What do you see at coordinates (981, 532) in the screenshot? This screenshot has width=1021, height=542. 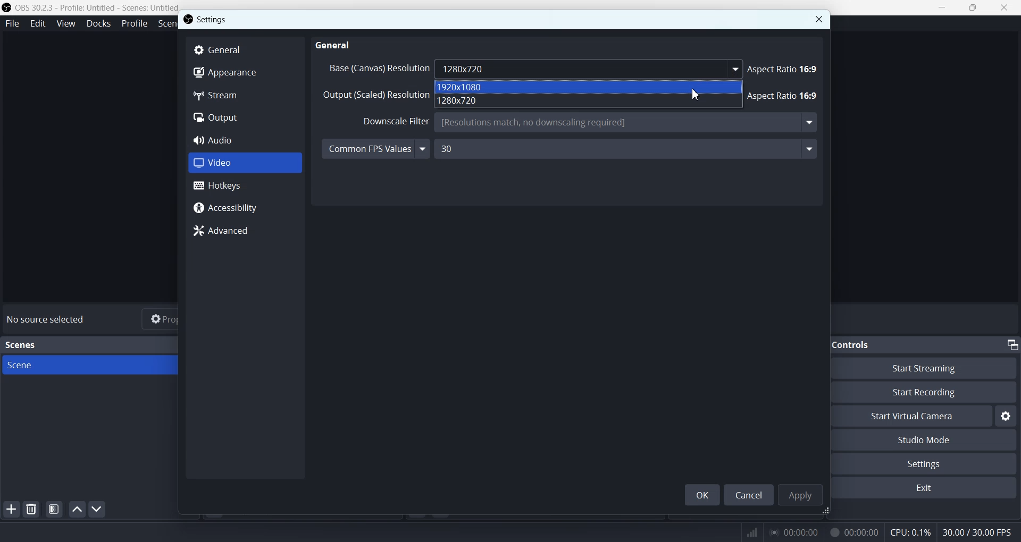 I see `Text` at bounding box center [981, 532].